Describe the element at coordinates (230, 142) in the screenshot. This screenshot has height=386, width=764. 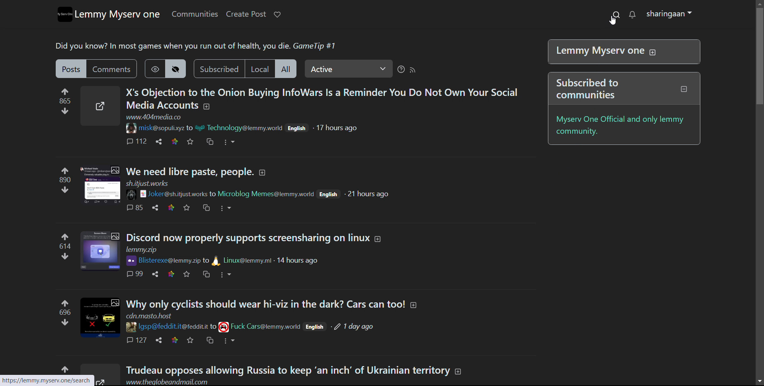
I see `more` at that location.